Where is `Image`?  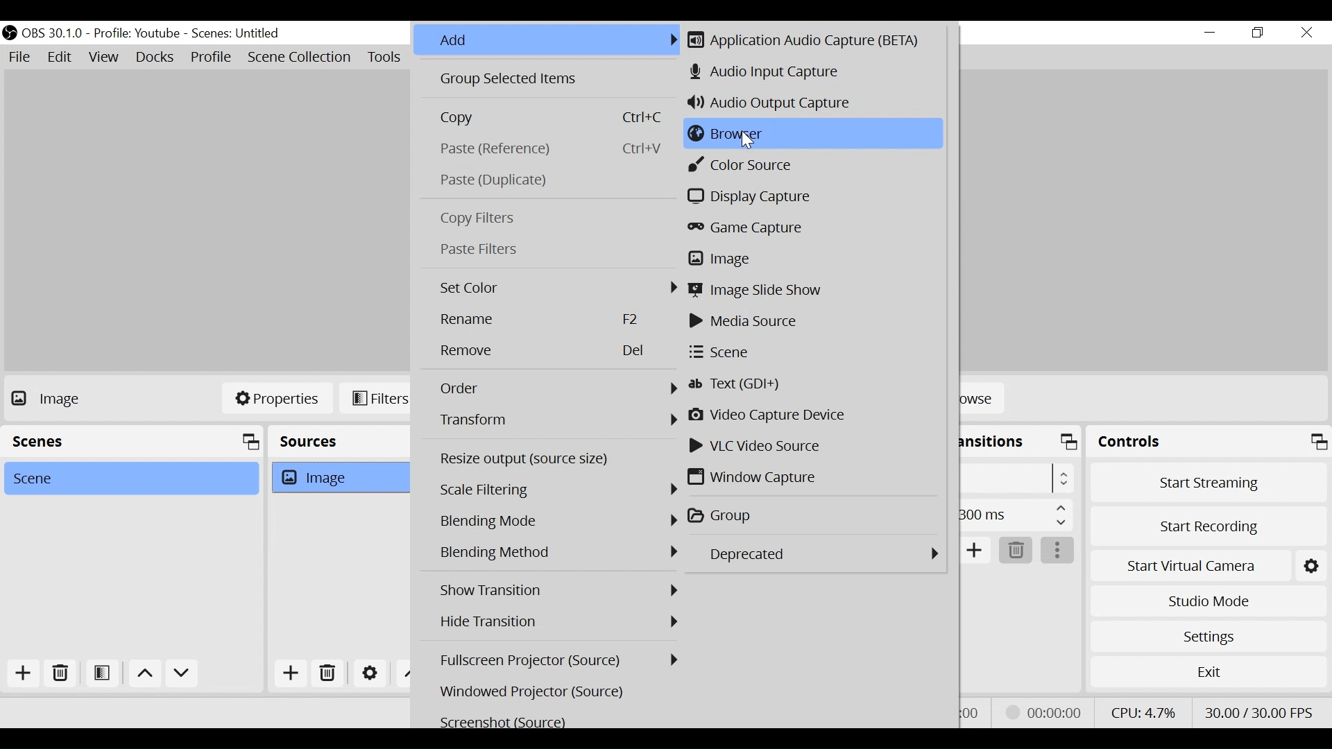 Image is located at coordinates (320, 485).